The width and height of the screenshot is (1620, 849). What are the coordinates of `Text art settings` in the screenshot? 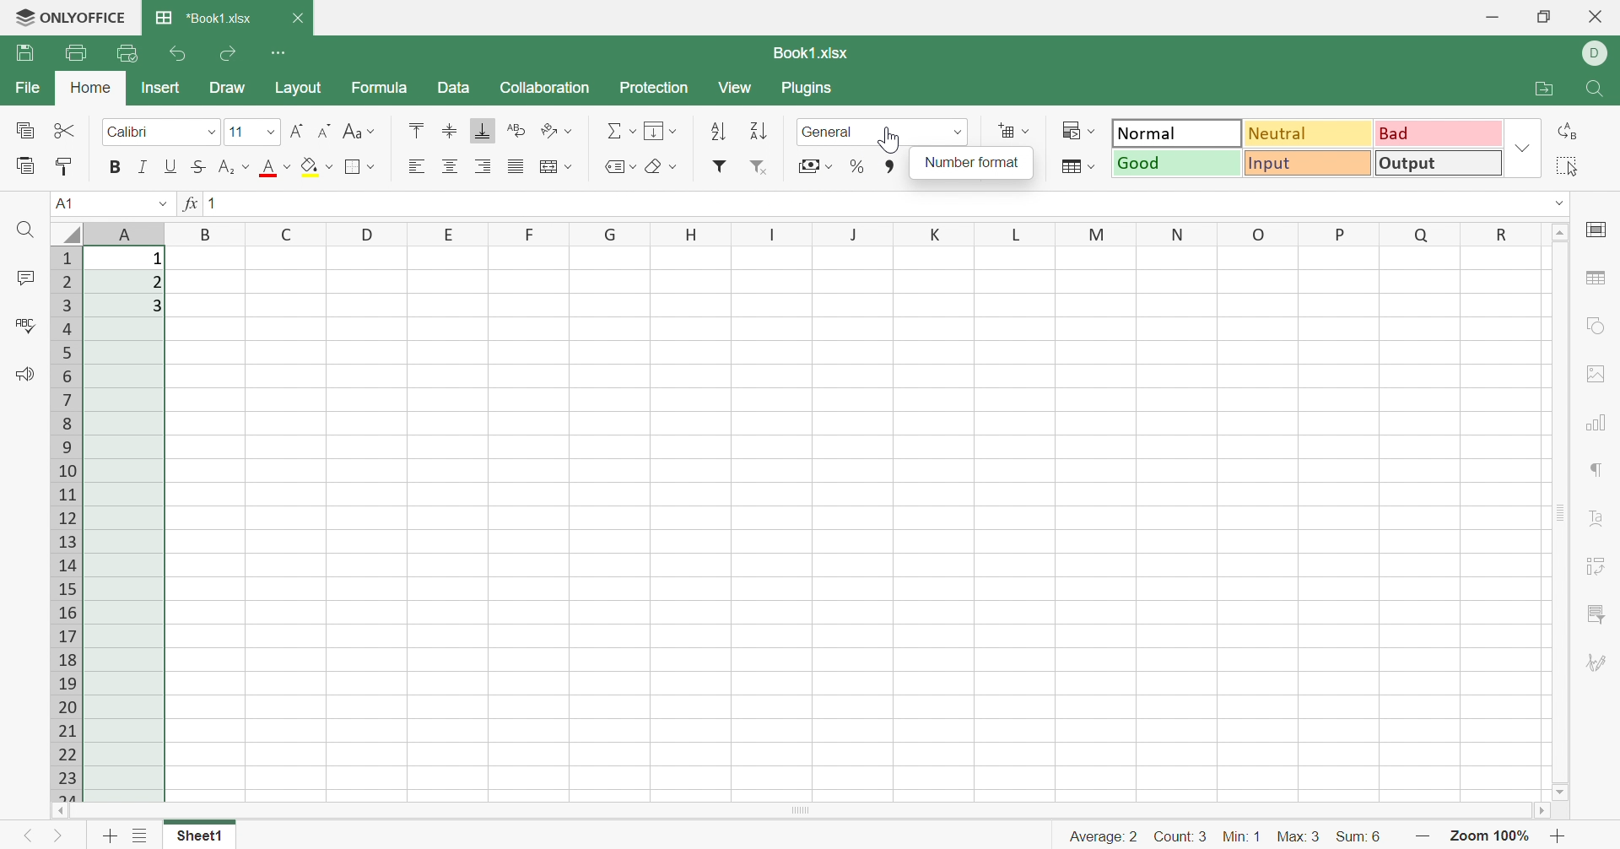 It's located at (1596, 518).